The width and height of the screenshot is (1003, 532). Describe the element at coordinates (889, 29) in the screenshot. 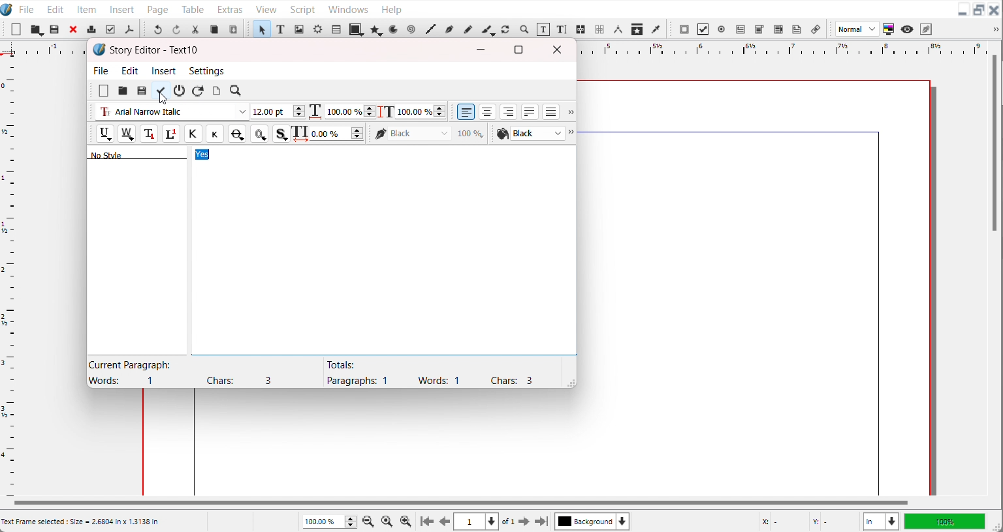

I see `Toggle color` at that location.